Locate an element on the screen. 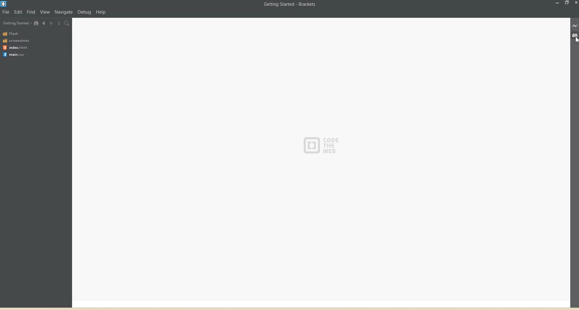 The width and height of the screenshot is (579, 310). CODE THE WEB is located at coordinates (324, 143).